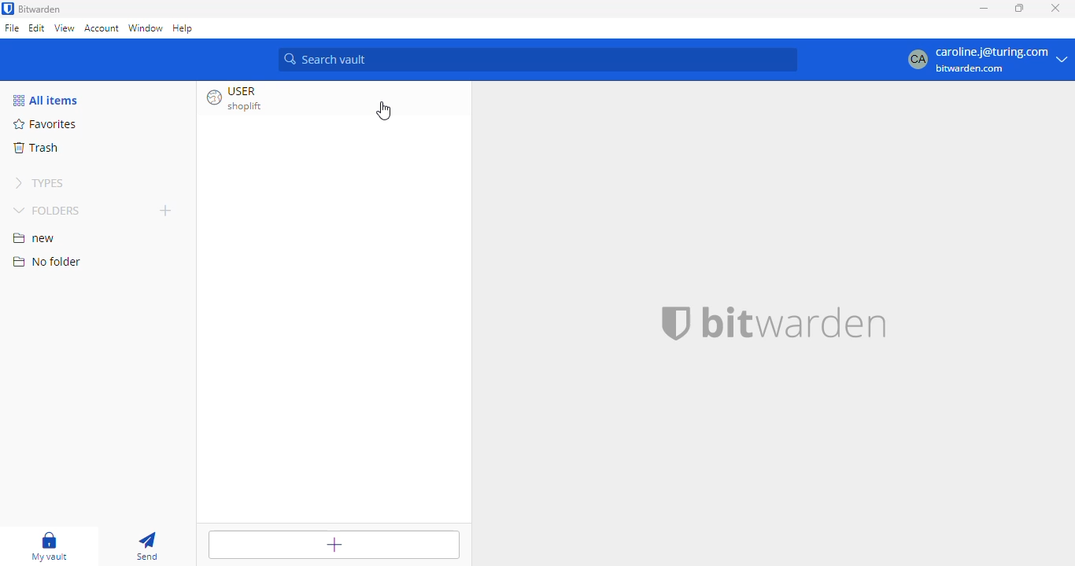 The image size is (1075, 566). Describe the element at coordinates (775, 323) in the screenshot. I see `bitwarden` at that location.